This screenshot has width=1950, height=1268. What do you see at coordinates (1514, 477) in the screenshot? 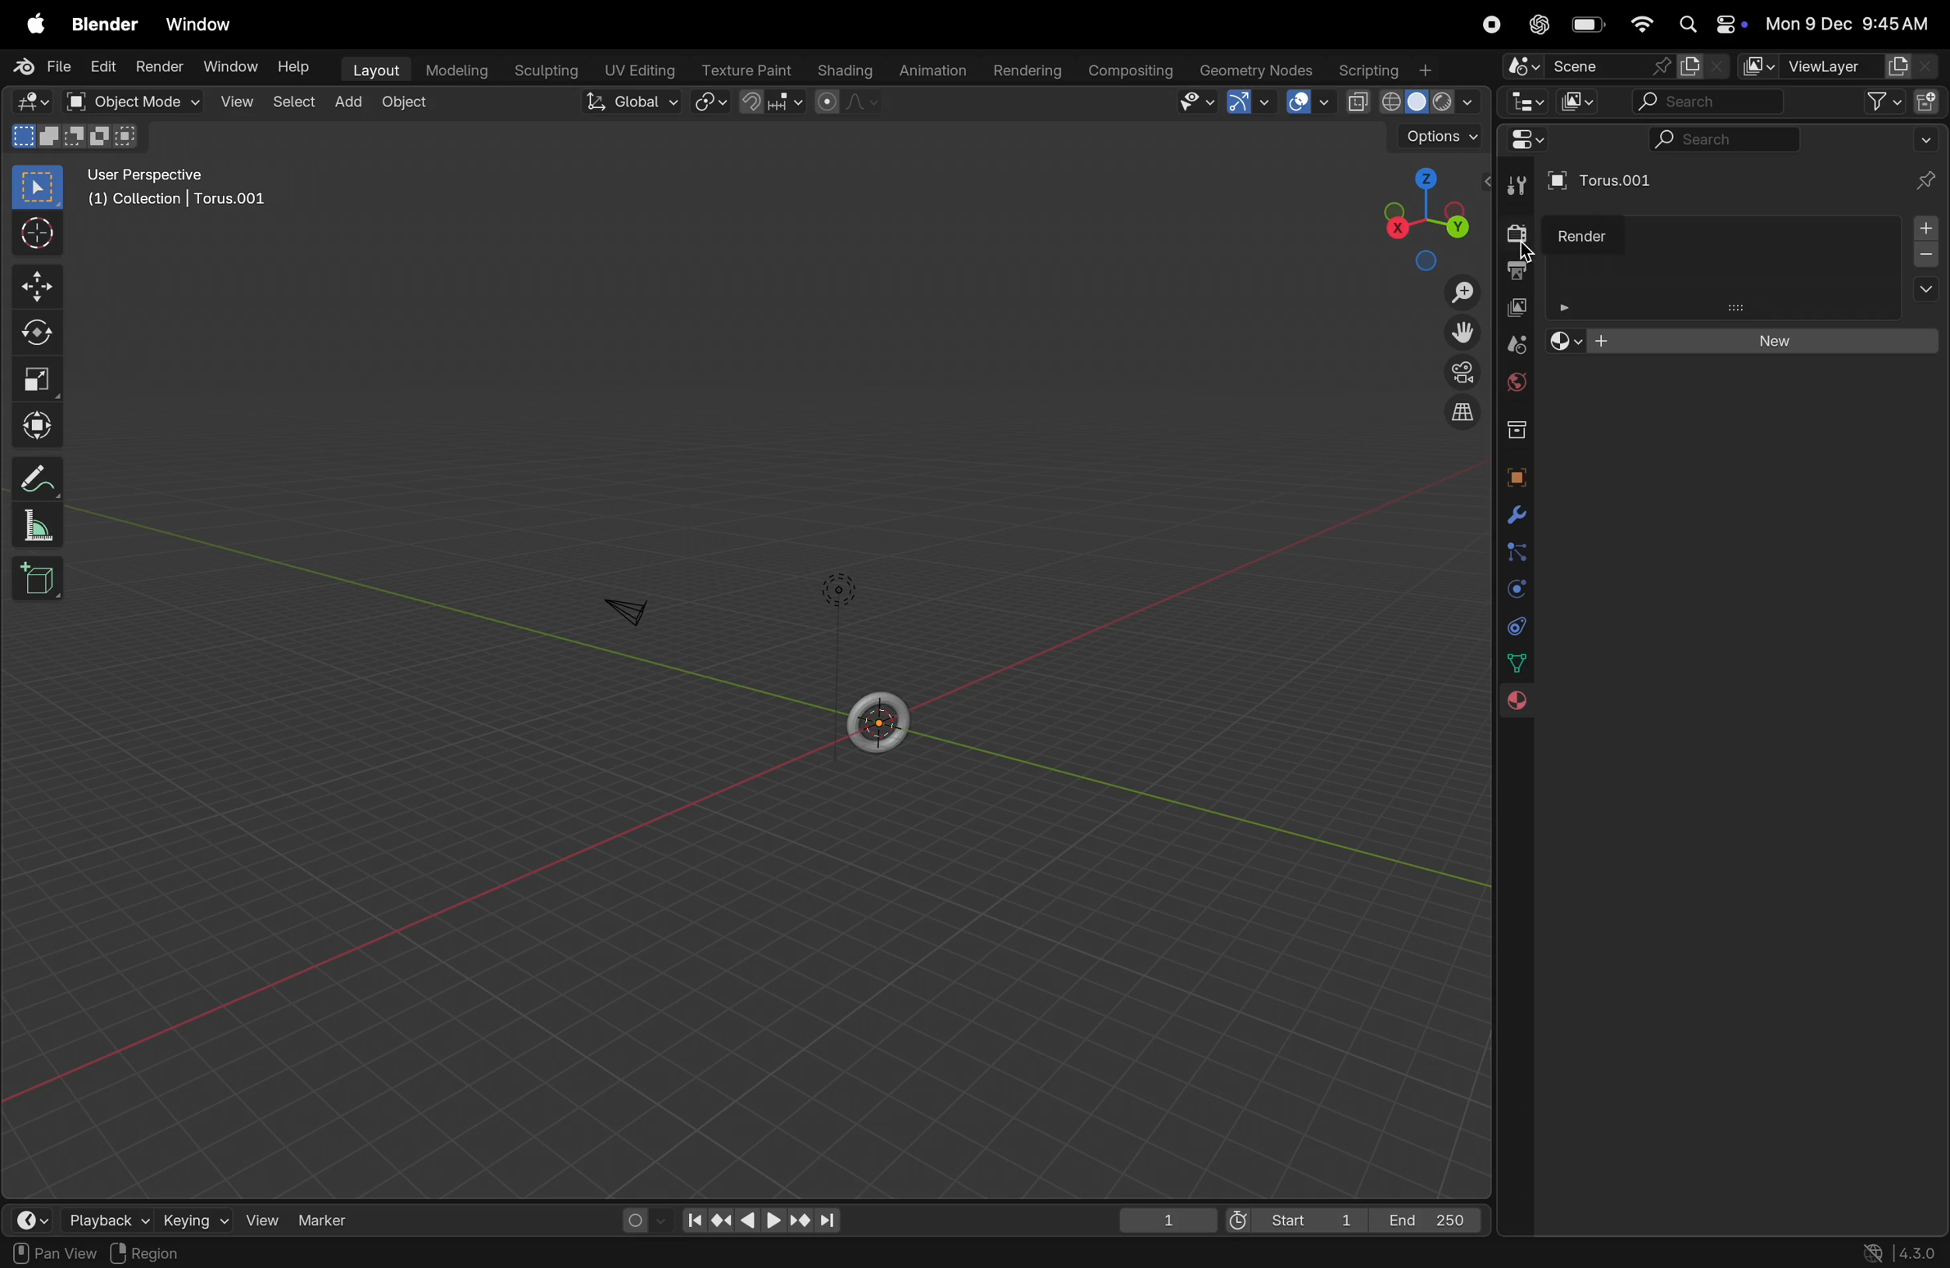
I see `object` at bounding box center [1514, 477].